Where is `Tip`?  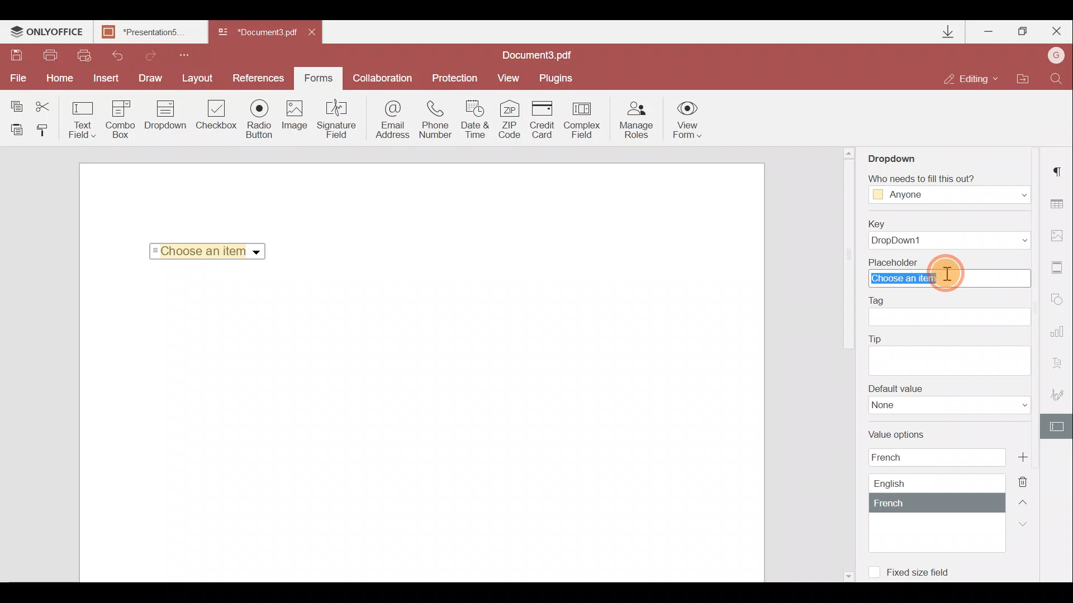 Tip is located at coordinates (949, 353).